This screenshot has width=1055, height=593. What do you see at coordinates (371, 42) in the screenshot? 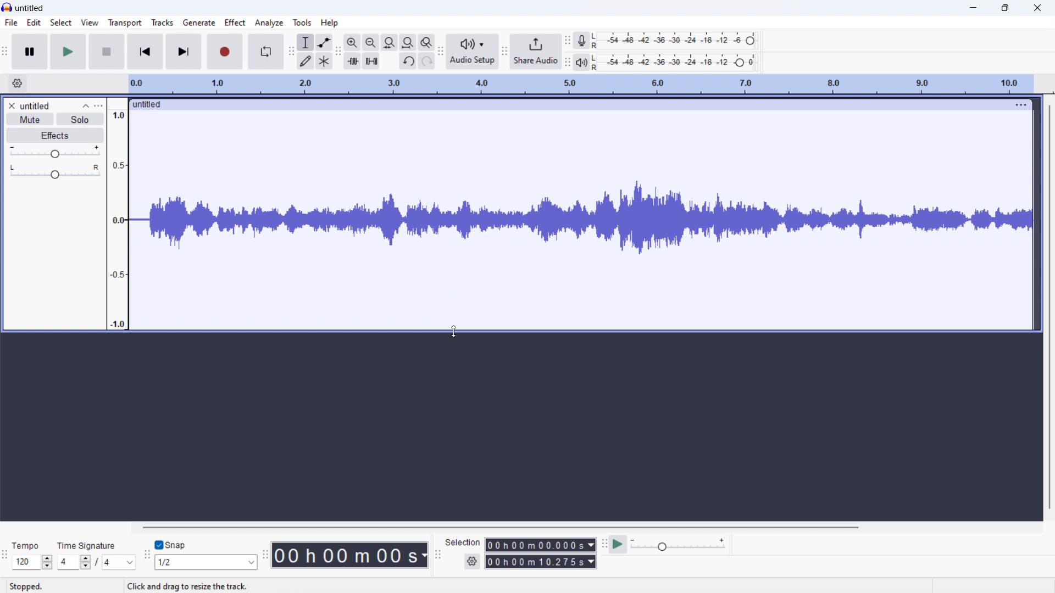
I see `zoom out` at bounding box center [371, 42].